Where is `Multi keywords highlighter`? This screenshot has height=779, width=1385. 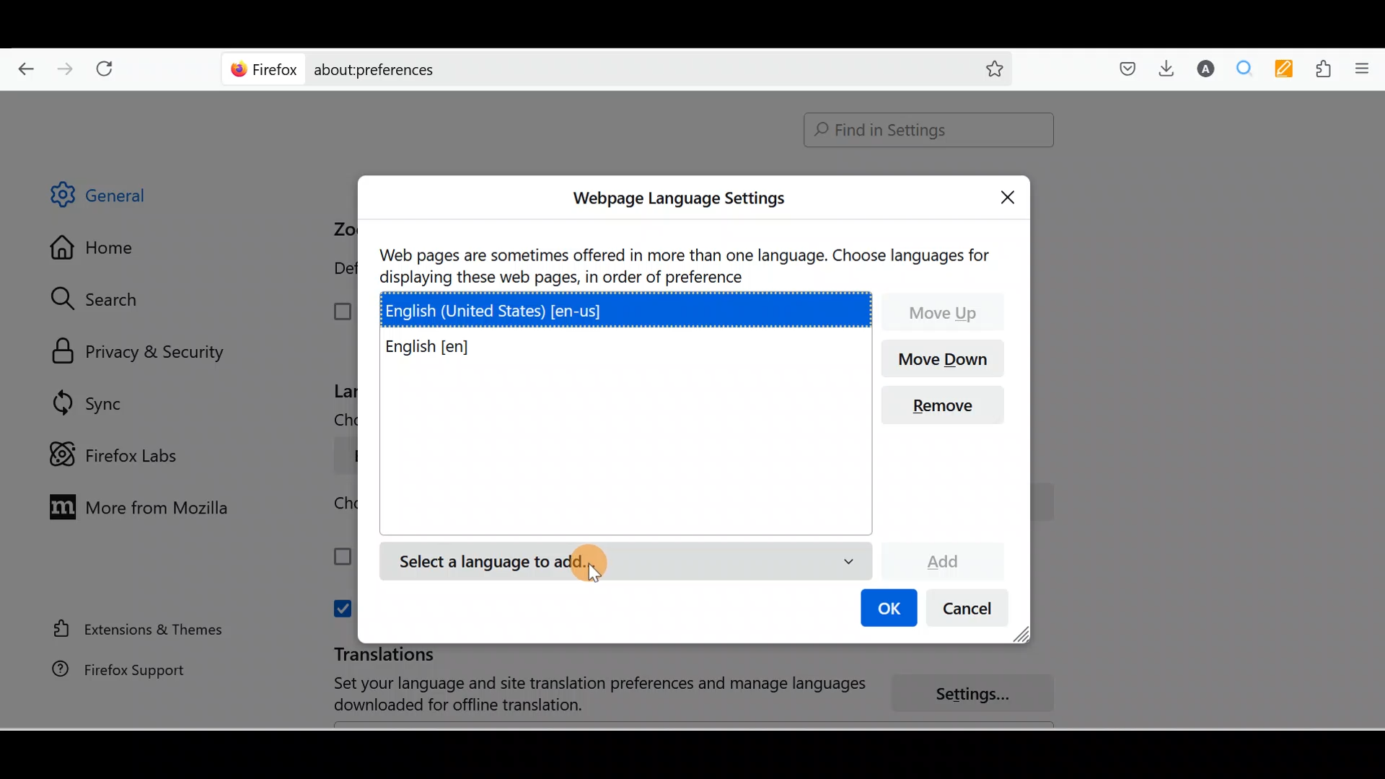 Multi keywords highlighter is located at coordinates (1288, 70).